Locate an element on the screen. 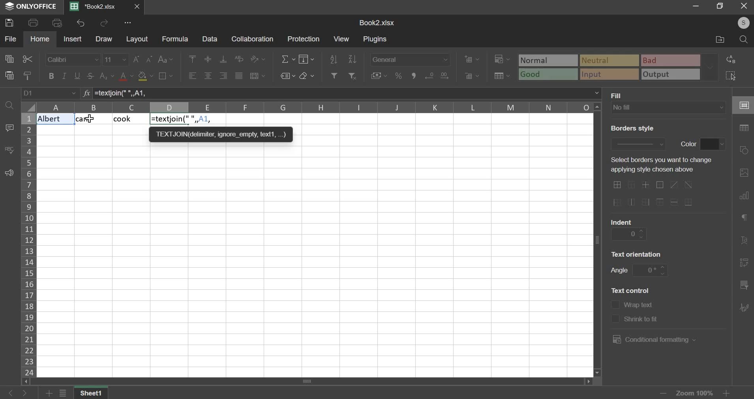  insert is located at coordinates (72, 39).